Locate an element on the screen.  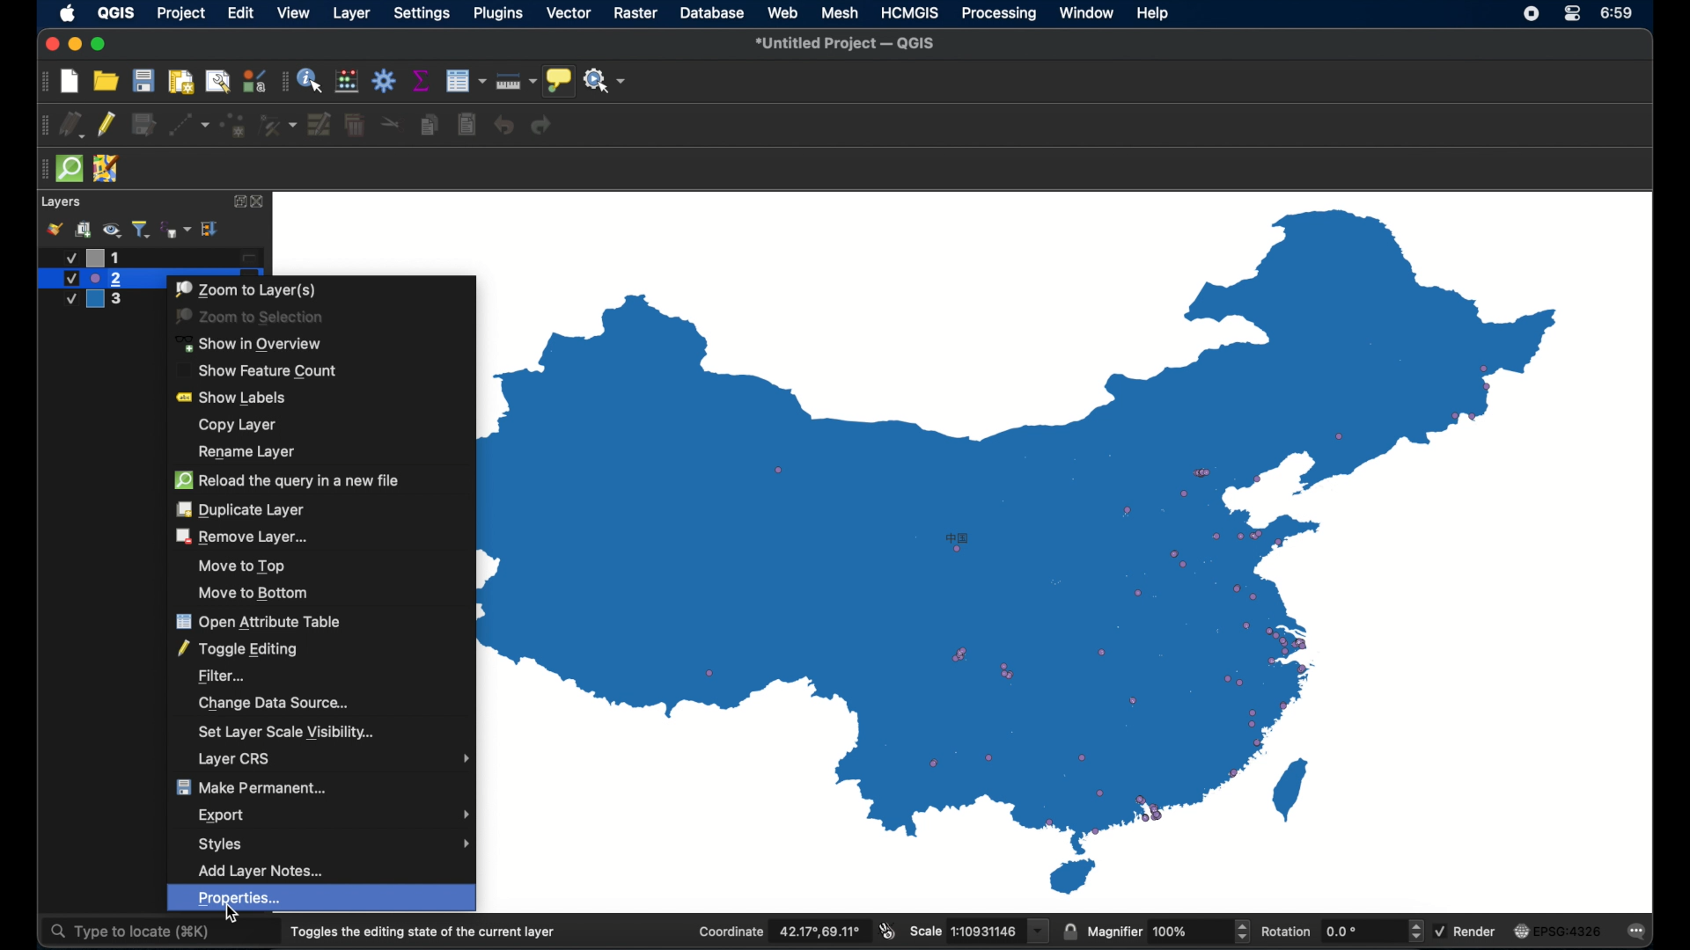
show statistical summary  is located at coordinates (422, 81).